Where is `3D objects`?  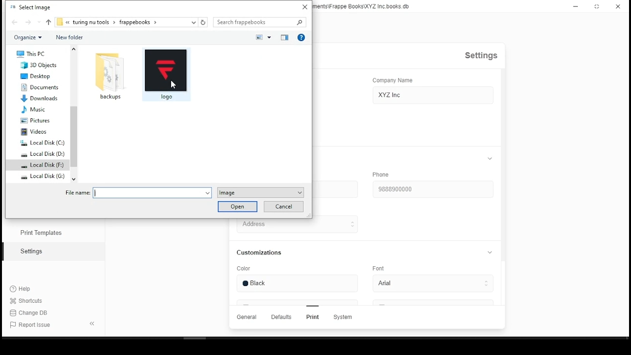 3D objects is located at coordinates (36, 65).